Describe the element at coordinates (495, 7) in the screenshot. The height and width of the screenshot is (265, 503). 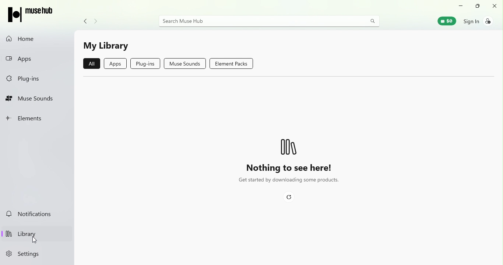
I see `Close` at that location.